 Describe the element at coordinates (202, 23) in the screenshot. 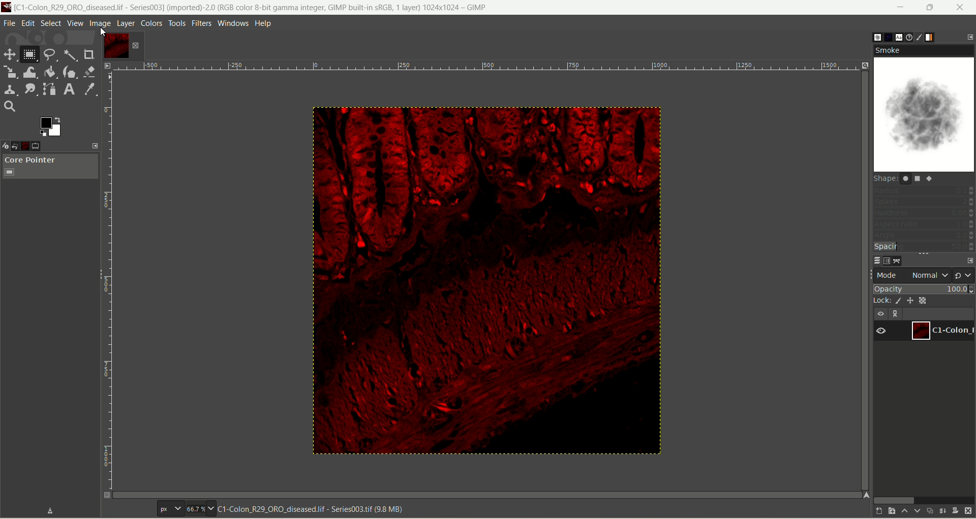

I see `filters` at that location.